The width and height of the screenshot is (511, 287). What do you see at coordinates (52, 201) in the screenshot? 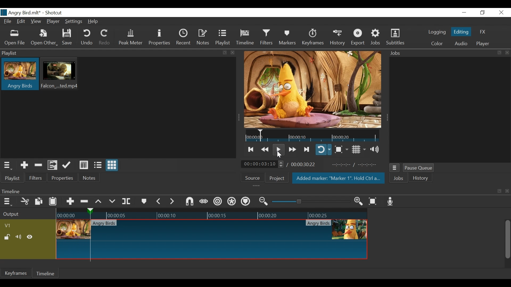
I see `Paste` at bounding box center [52, 201].